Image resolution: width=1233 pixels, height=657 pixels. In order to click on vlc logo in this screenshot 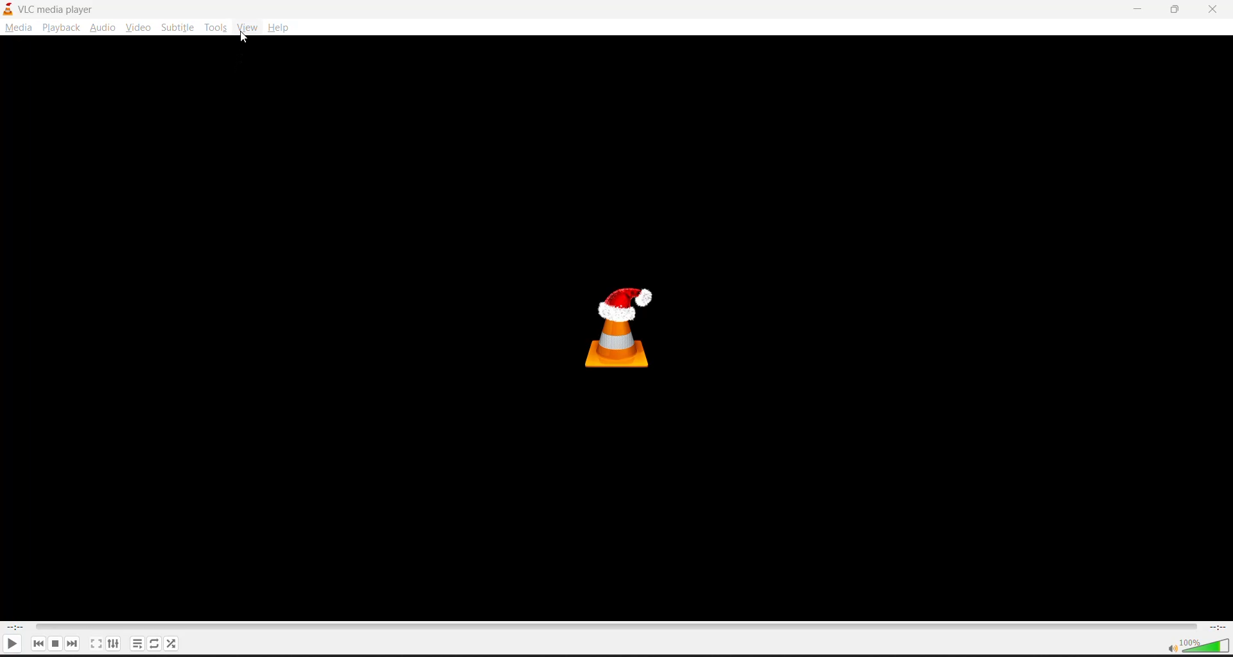, I will do `click(9, 10)`.